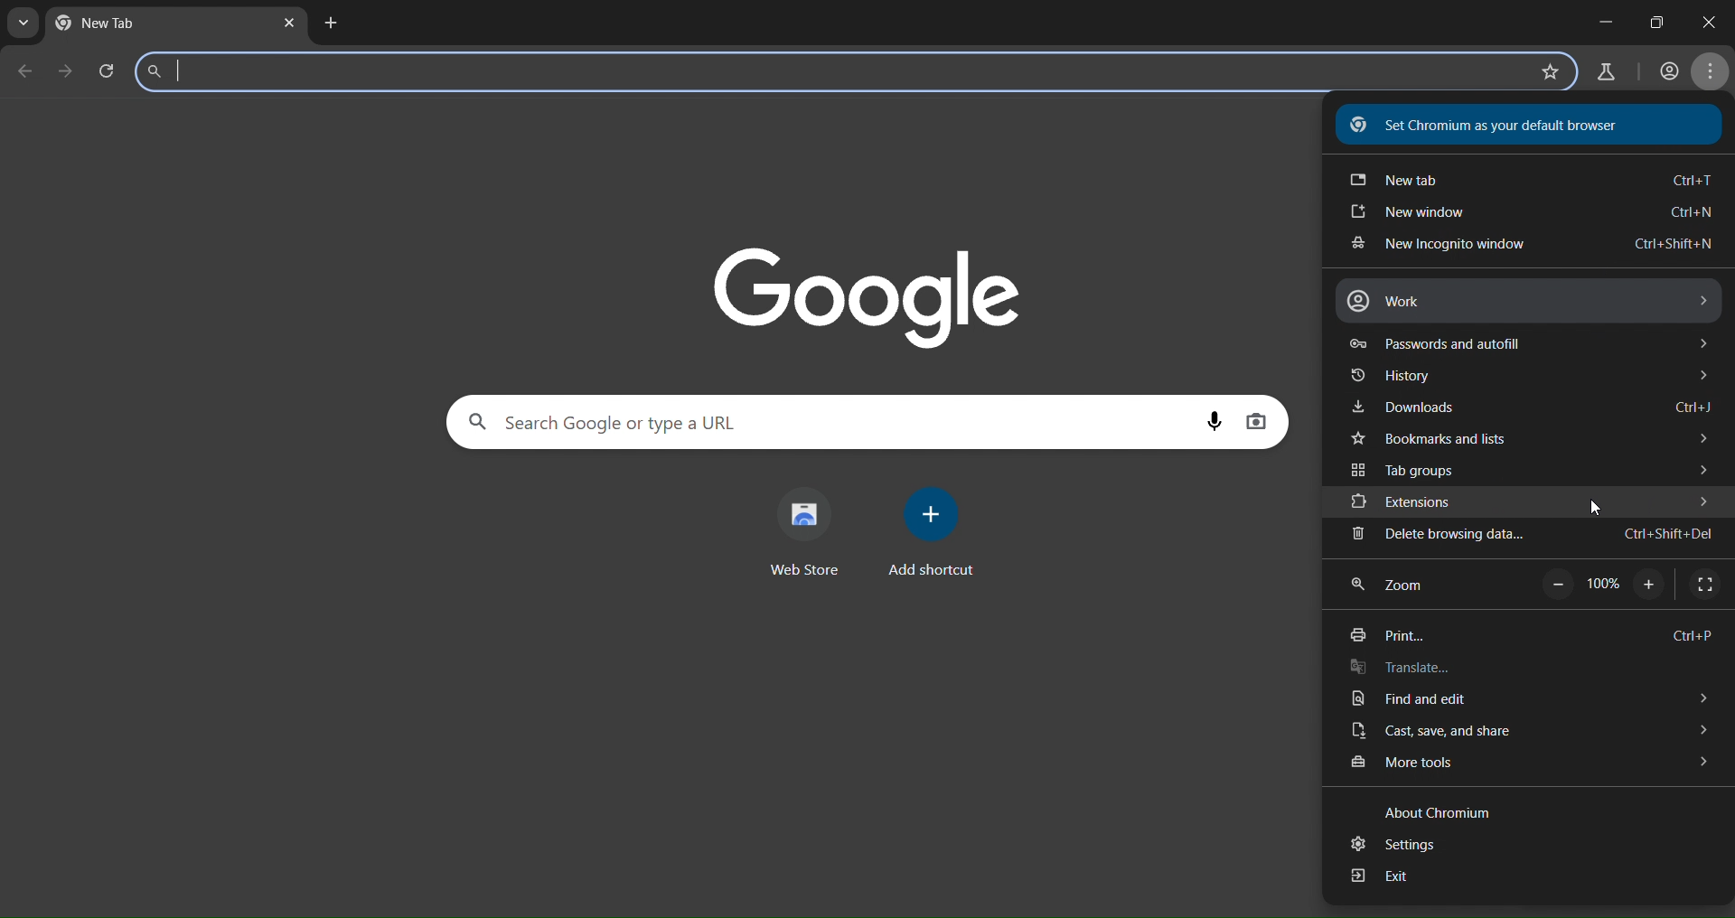  What do you see at coordinates (835, 70) in the screenshot?
I see `search labs` at bounding box center [835, 70].